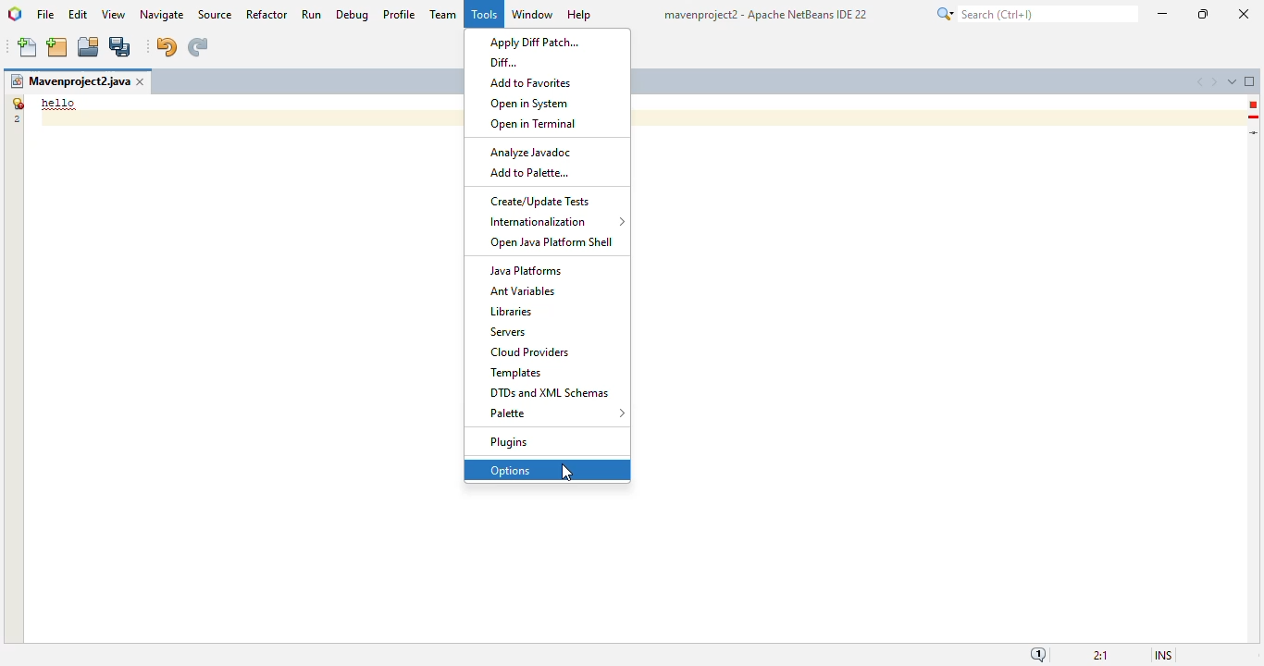  Describe the element at coordinates (1202, 14) in the screenshot. I see `maximize` at that location.